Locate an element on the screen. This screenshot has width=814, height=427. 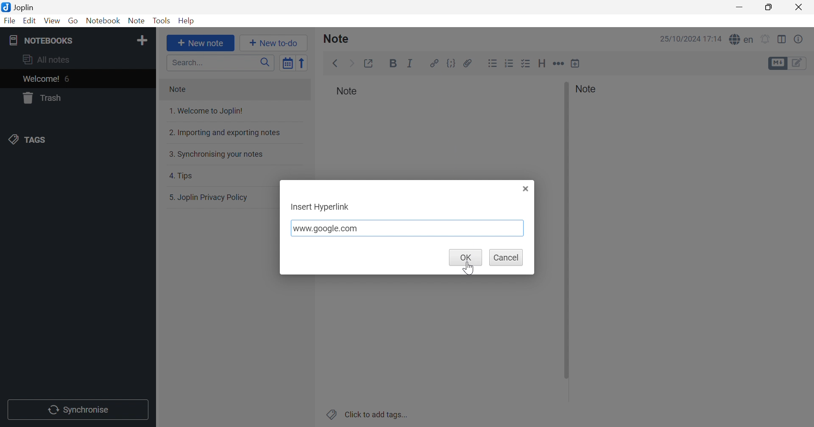
Trash is located at coordinates (76, 98).